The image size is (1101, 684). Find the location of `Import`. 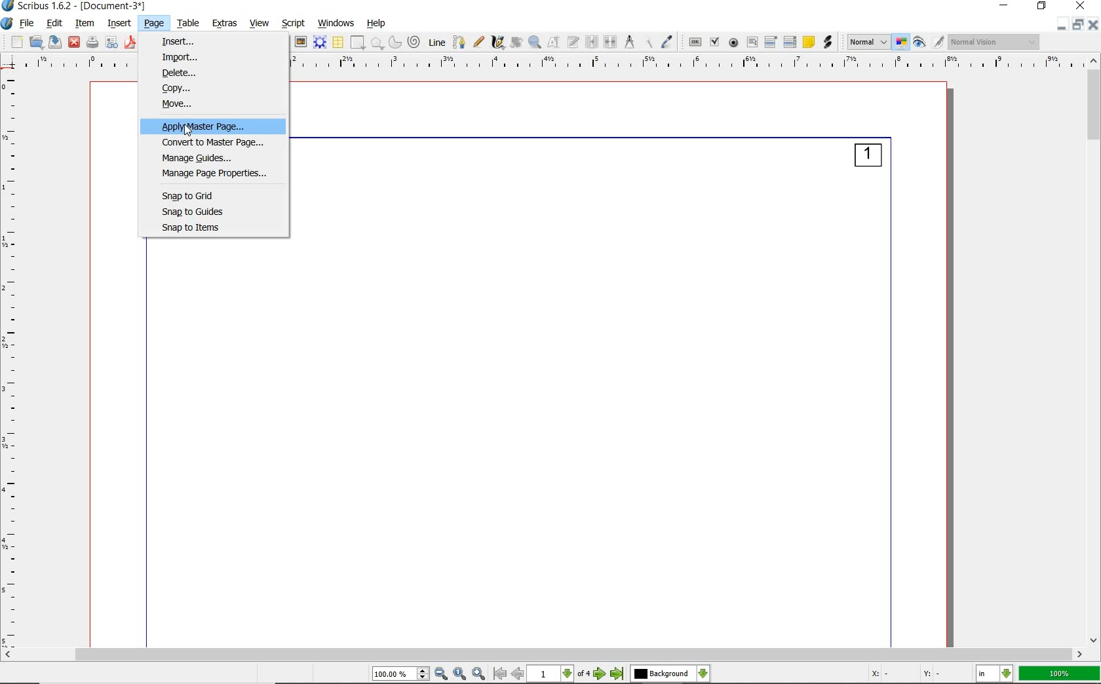

Import is located at coordinates (178, 57).